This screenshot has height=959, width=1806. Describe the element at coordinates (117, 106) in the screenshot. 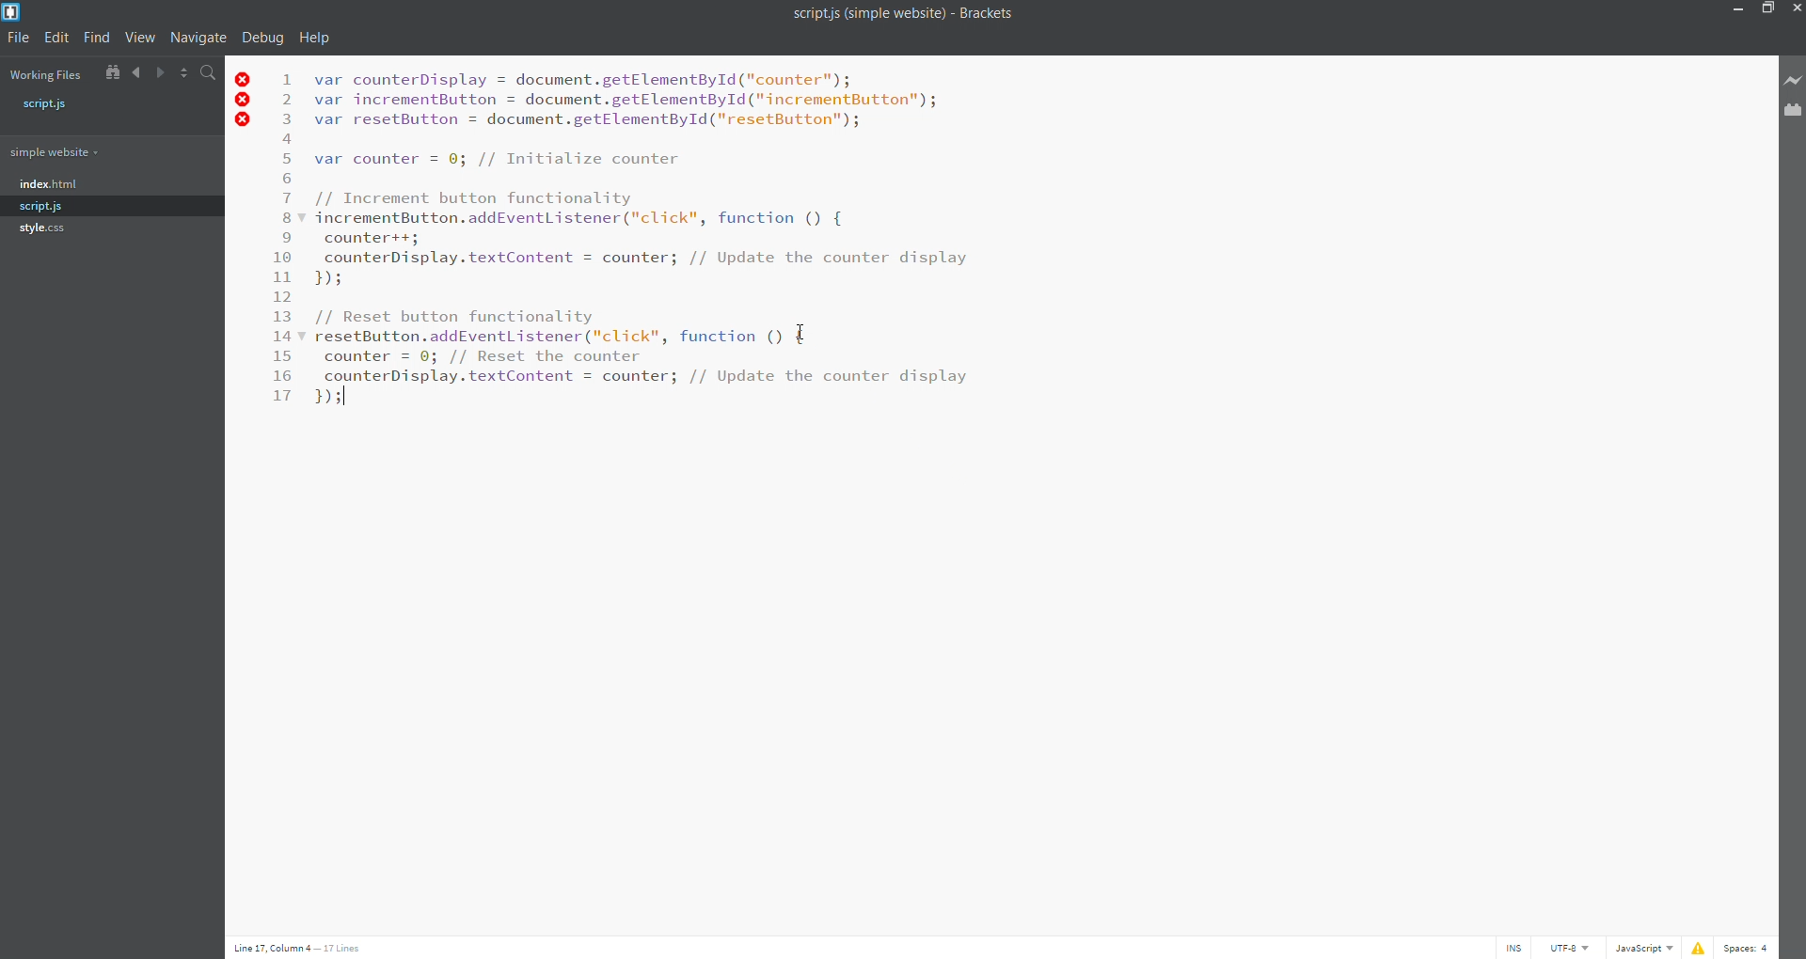

I see `script.js` at that location.